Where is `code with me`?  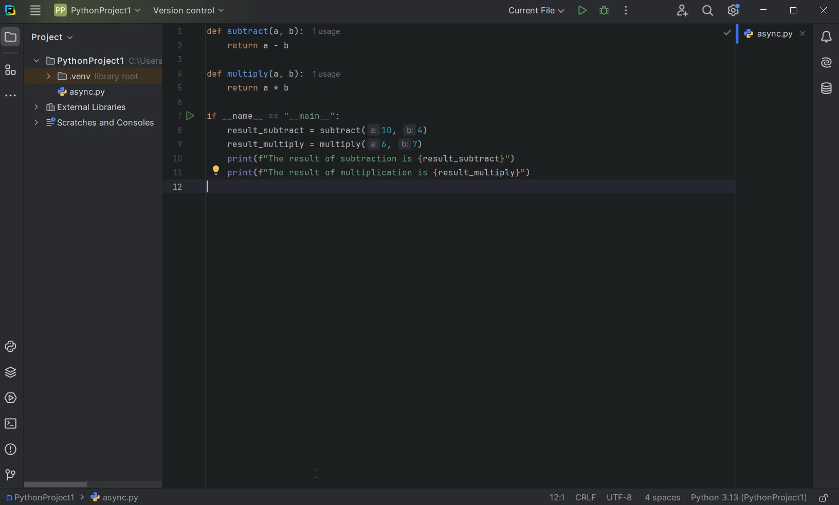
code with me is located at coordinates (682, 10).